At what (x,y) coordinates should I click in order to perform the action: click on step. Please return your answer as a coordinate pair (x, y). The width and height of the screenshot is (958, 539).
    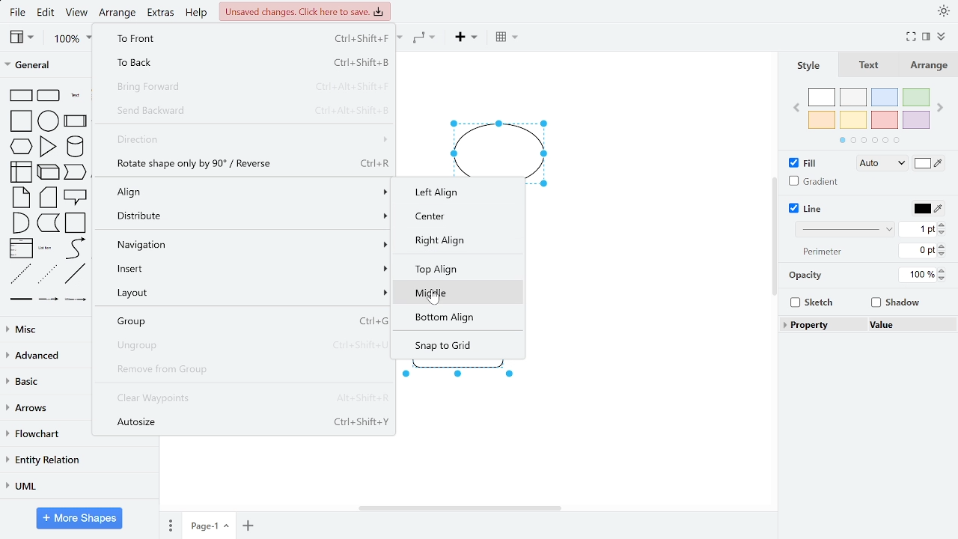
    Looking at the image, I should click on (75, 173).